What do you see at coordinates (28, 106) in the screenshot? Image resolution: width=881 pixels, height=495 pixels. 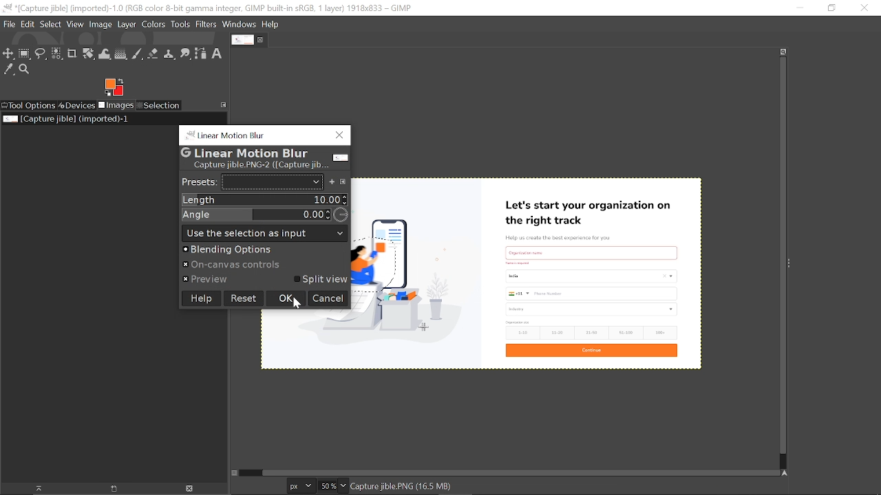 I see `Tool options` at bounding box center [28, 106].